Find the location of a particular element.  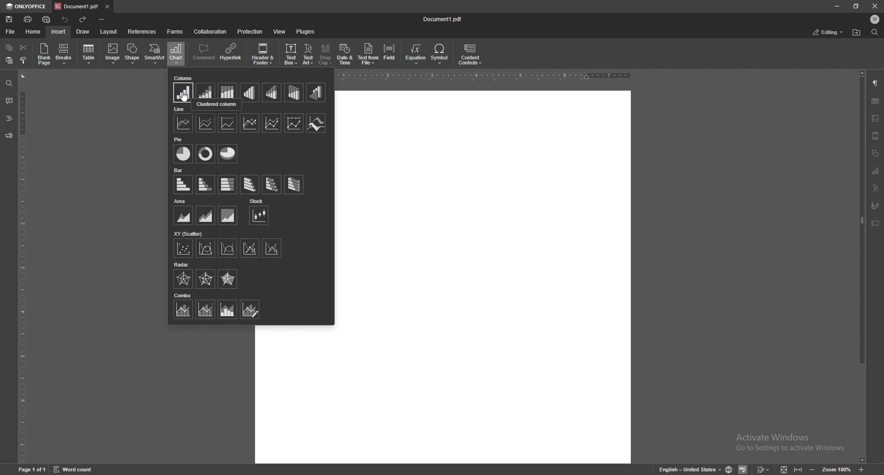

3-D 100% stacked column is located at coordinates (294, 93).